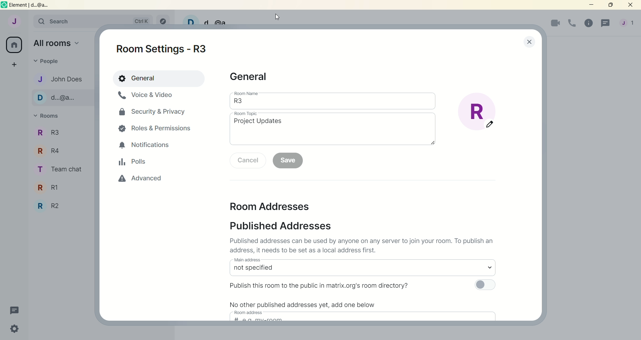 The image size is (641, 340). What do you see at coordinates (141, 178) in the screenshot?
I see `advanced` at bounding box center [141, 178].